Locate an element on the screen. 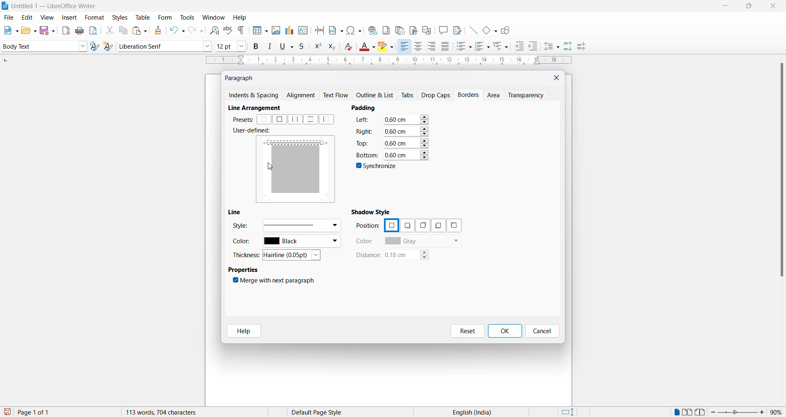 This screenshot has width=786, height=417. alignment is located at coordinates (303, 96).